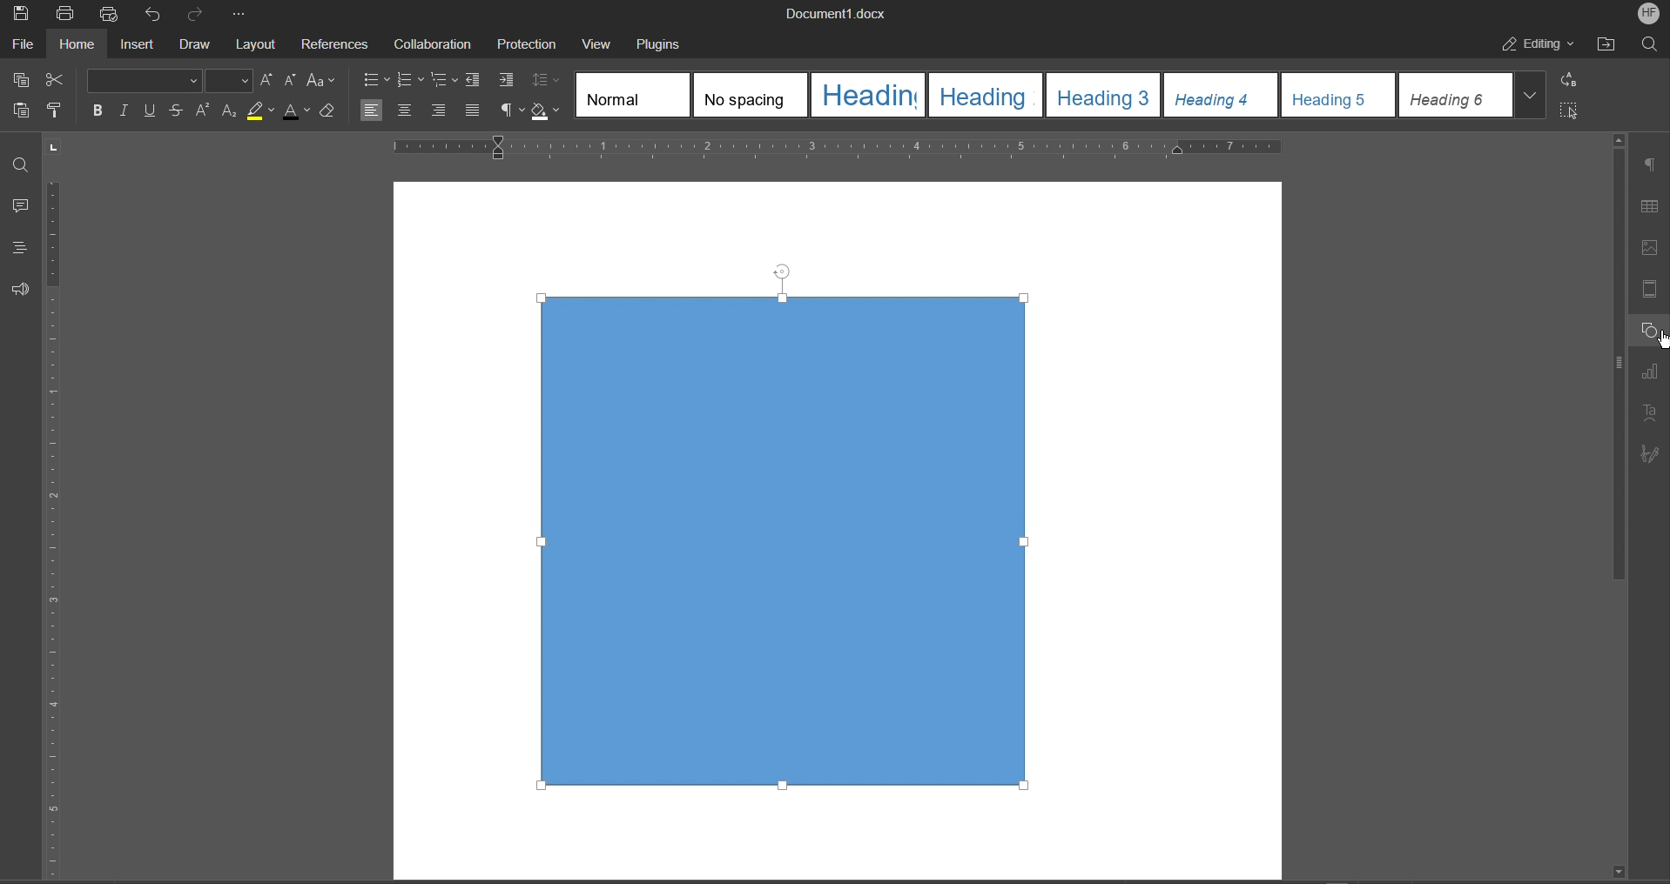 Image resolution: width=1670 pixels, height=884 pixels. What do you see at coordinates (21, 290) in the screenshot?
I see `Feedback and Support` at bounding box center [21, 290].